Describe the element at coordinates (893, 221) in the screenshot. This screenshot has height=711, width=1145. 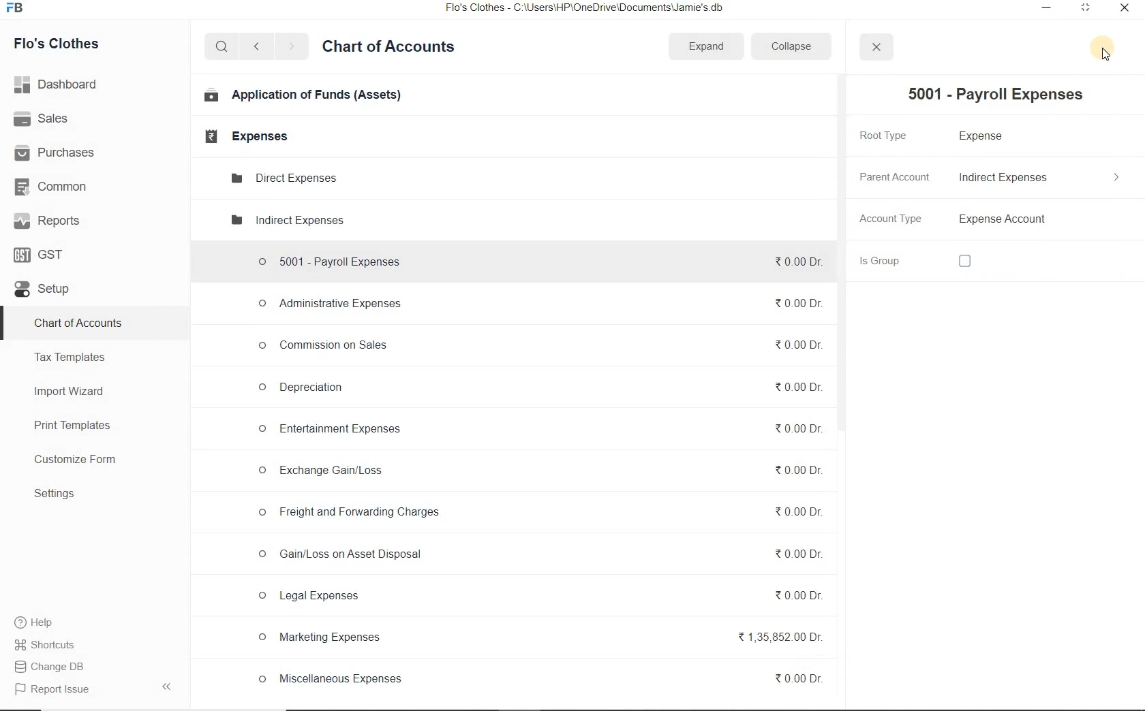
I see `Account Type` at that location.